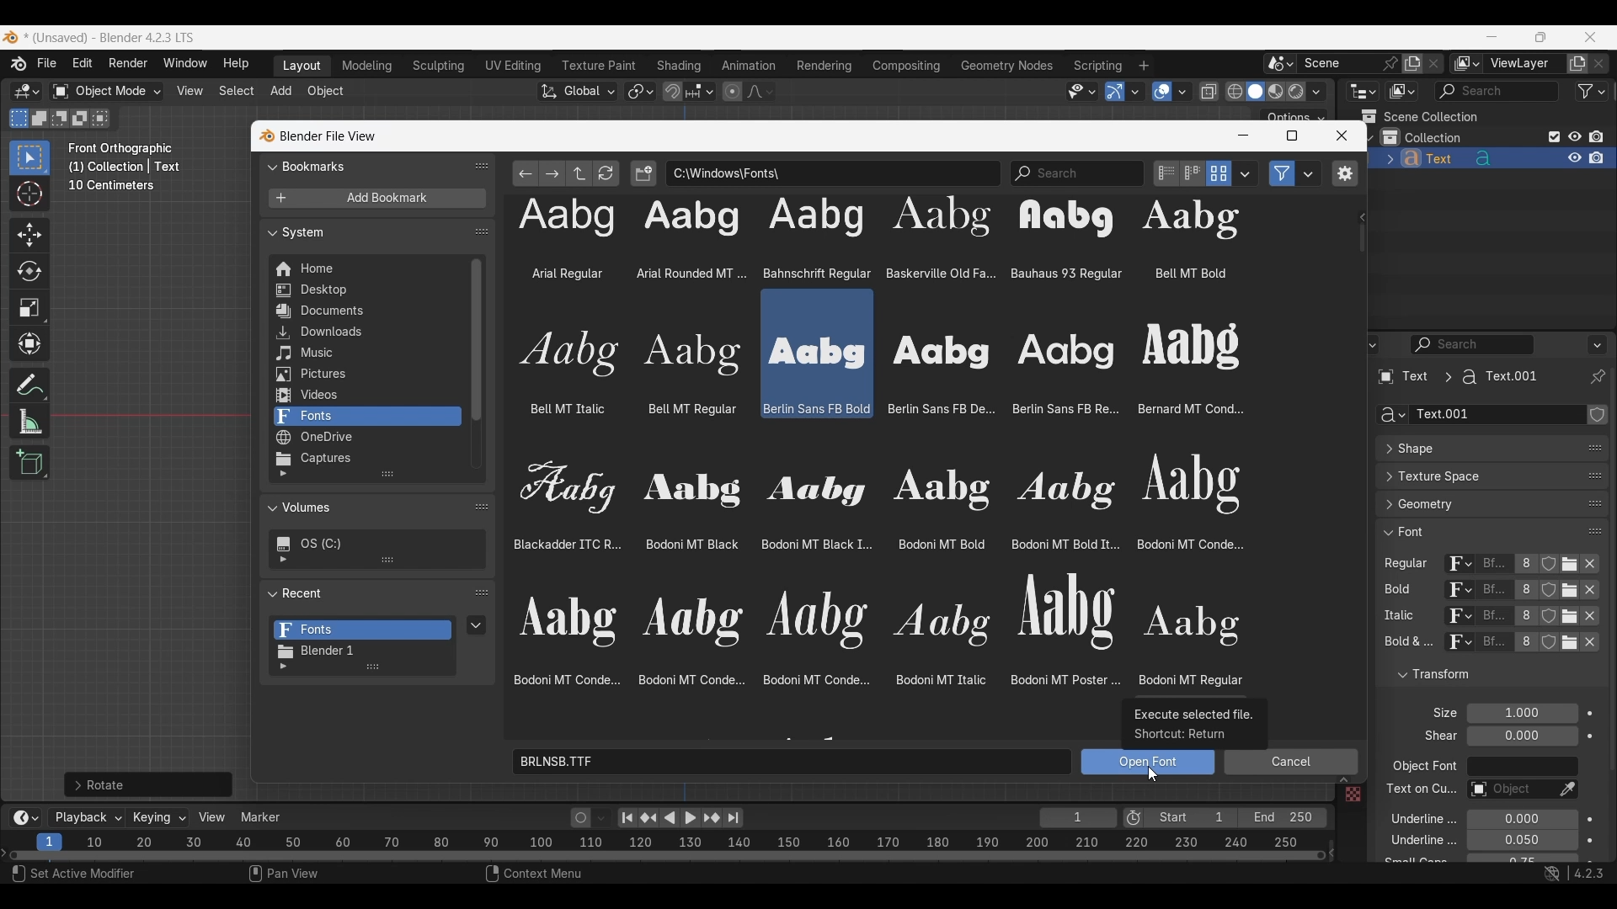 This screenshot has height=909, width=1617. What do you see at coordinates (1195, 725) in the screenshot?
I see `Description of icon being selected` at bounding box center [1195, 725].